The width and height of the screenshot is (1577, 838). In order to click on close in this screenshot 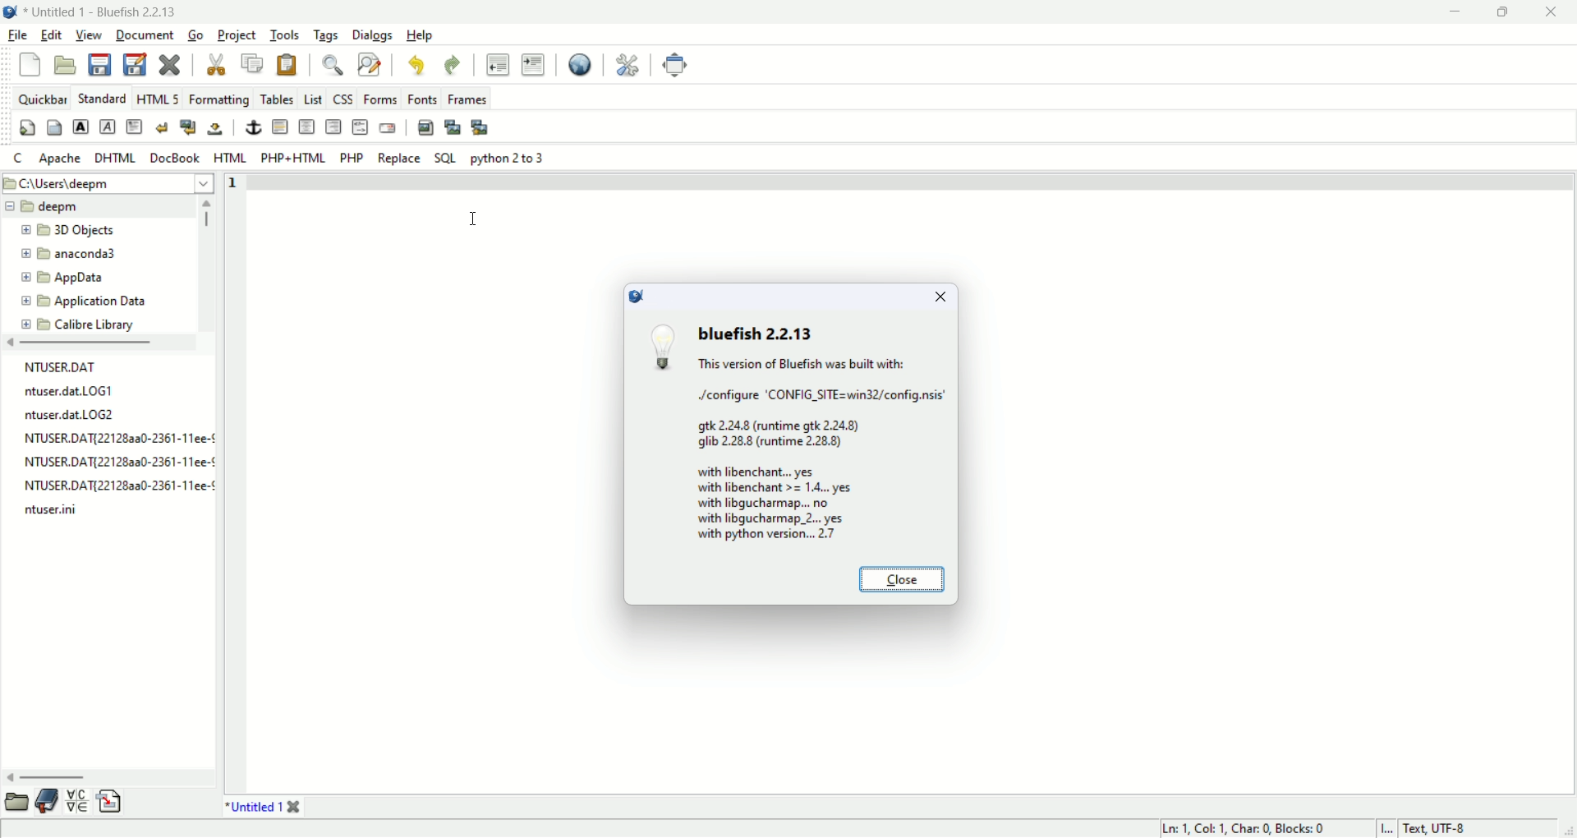, I will do `click(1556, 12)`.